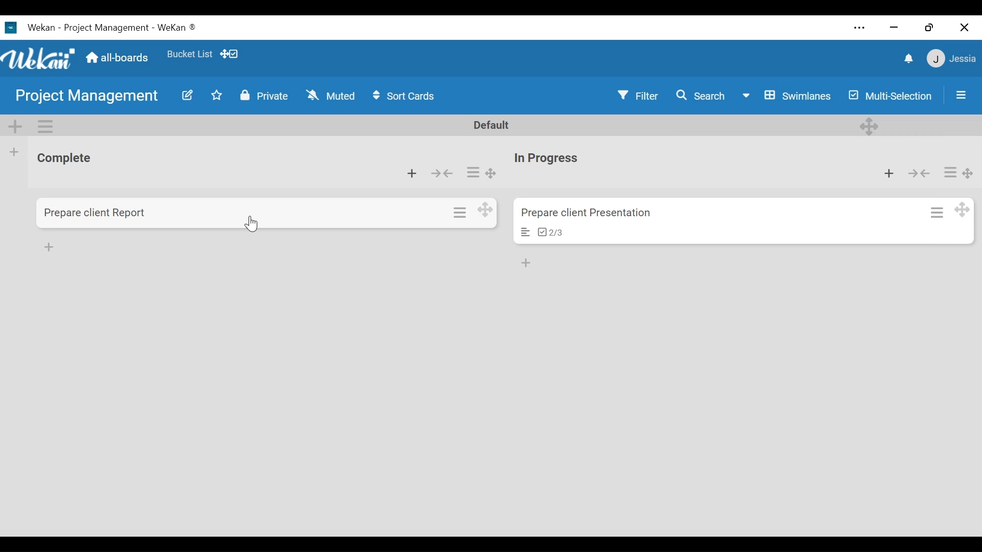 Image resolution: width=982 pixels, height=552 pixels. I want to click on Board View, so click(785, 97).